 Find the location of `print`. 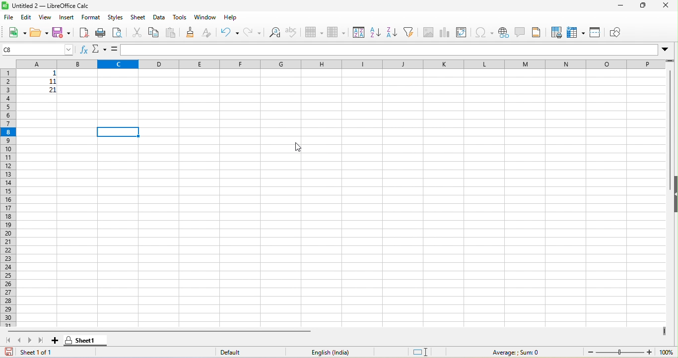

print is located at coordinates (101, 32).